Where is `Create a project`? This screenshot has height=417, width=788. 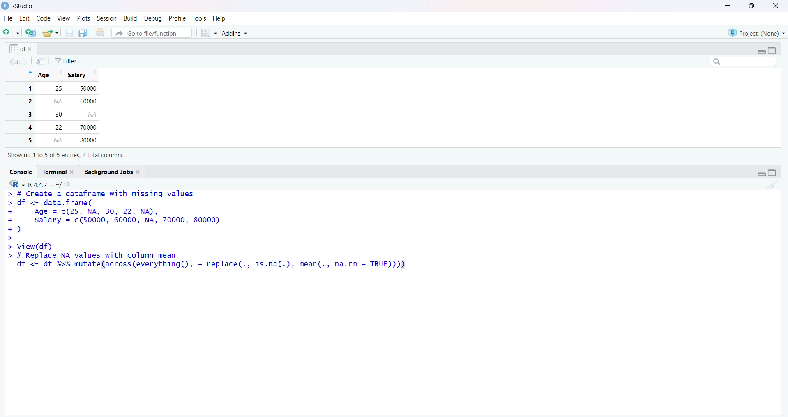
Create a project is located at coordinates (31, 32).